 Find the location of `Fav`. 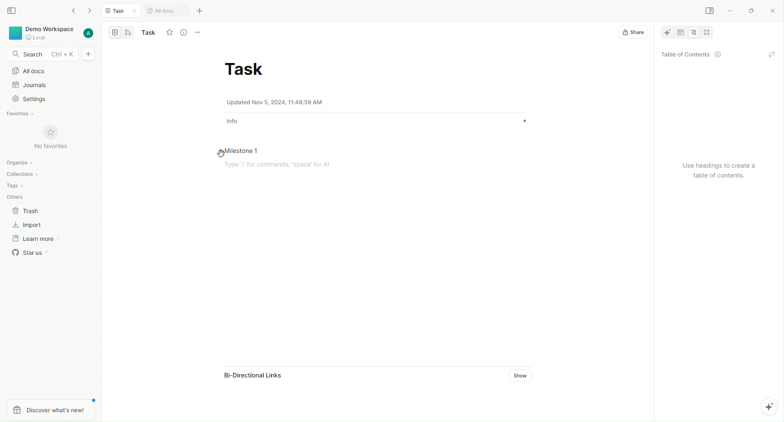

Fav is located at coordinates (169, 32).